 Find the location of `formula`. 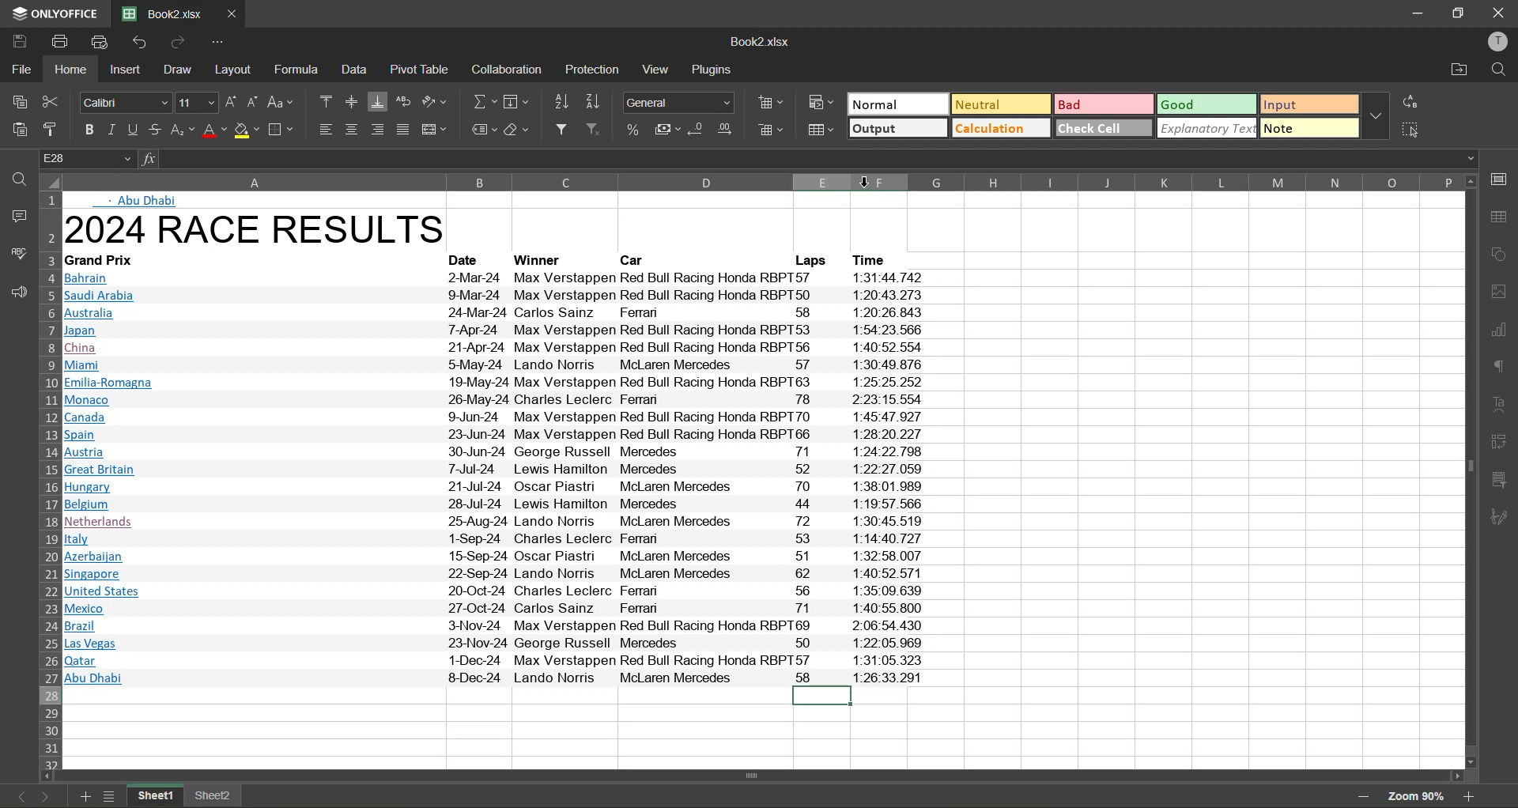

formula is located at coordinates (298, 70).